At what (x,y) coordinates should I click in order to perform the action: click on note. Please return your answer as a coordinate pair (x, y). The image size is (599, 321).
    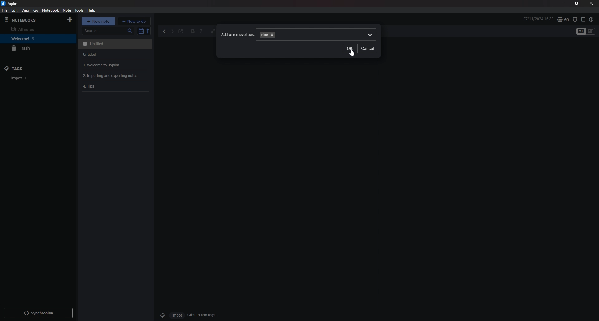
    Looking at the image, I should click on (67, 10).